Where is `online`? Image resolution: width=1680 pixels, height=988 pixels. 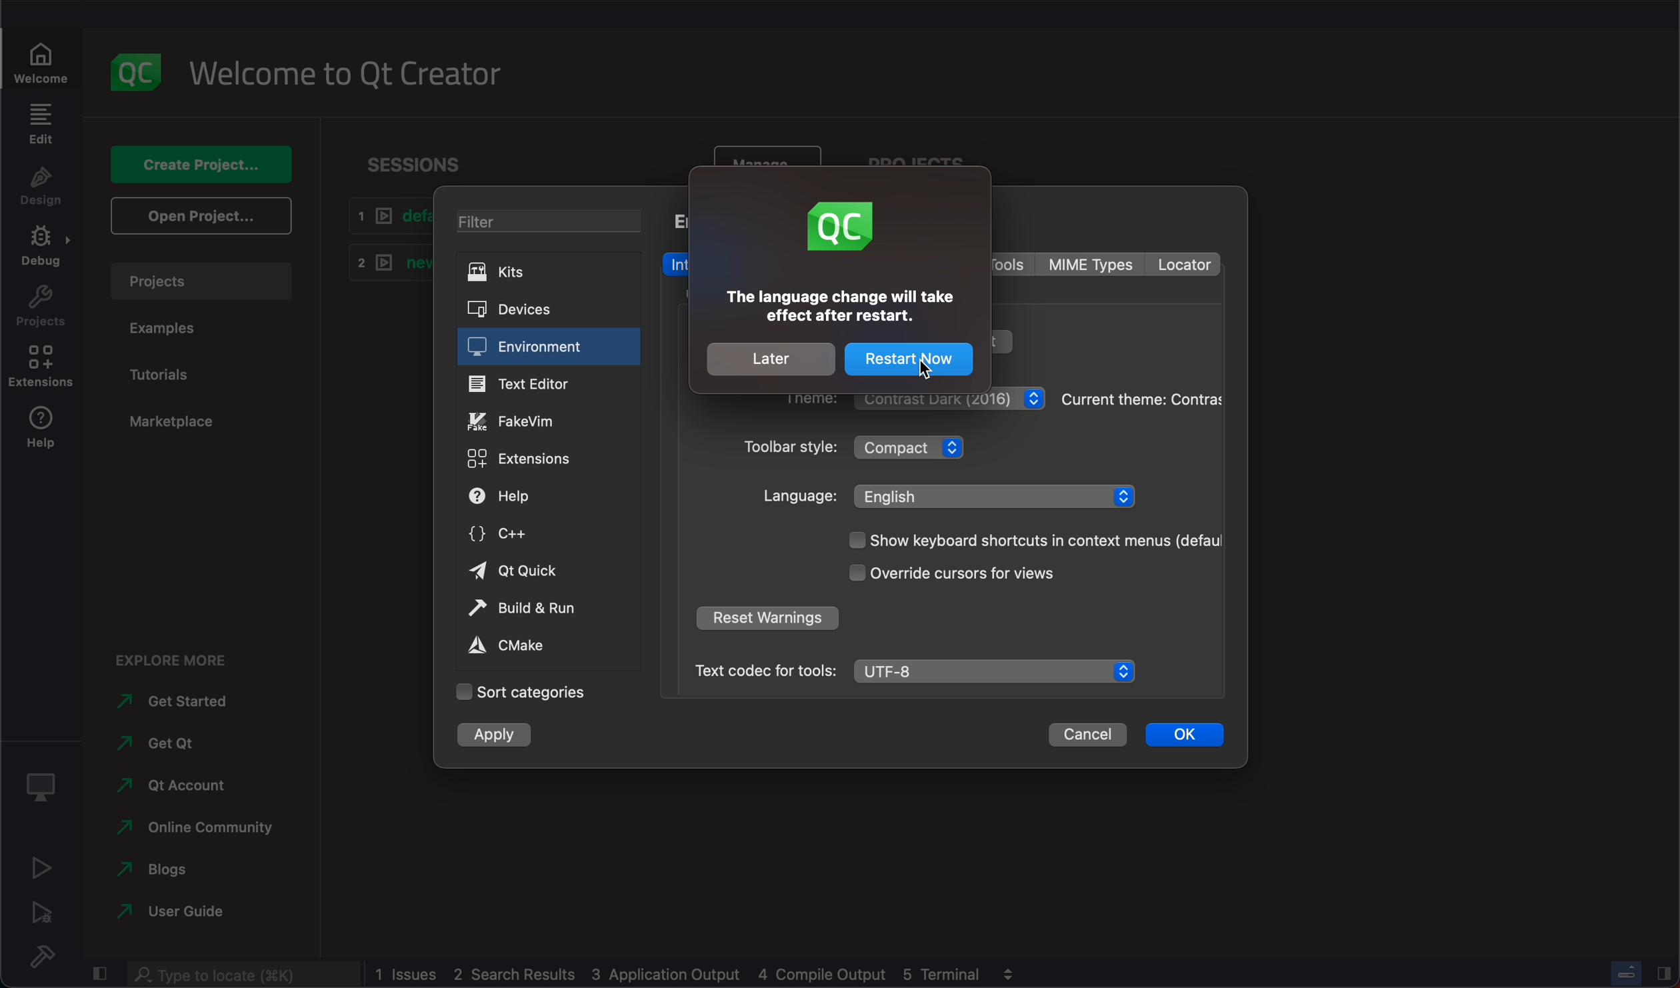 online is located at coordinates (189, 829).